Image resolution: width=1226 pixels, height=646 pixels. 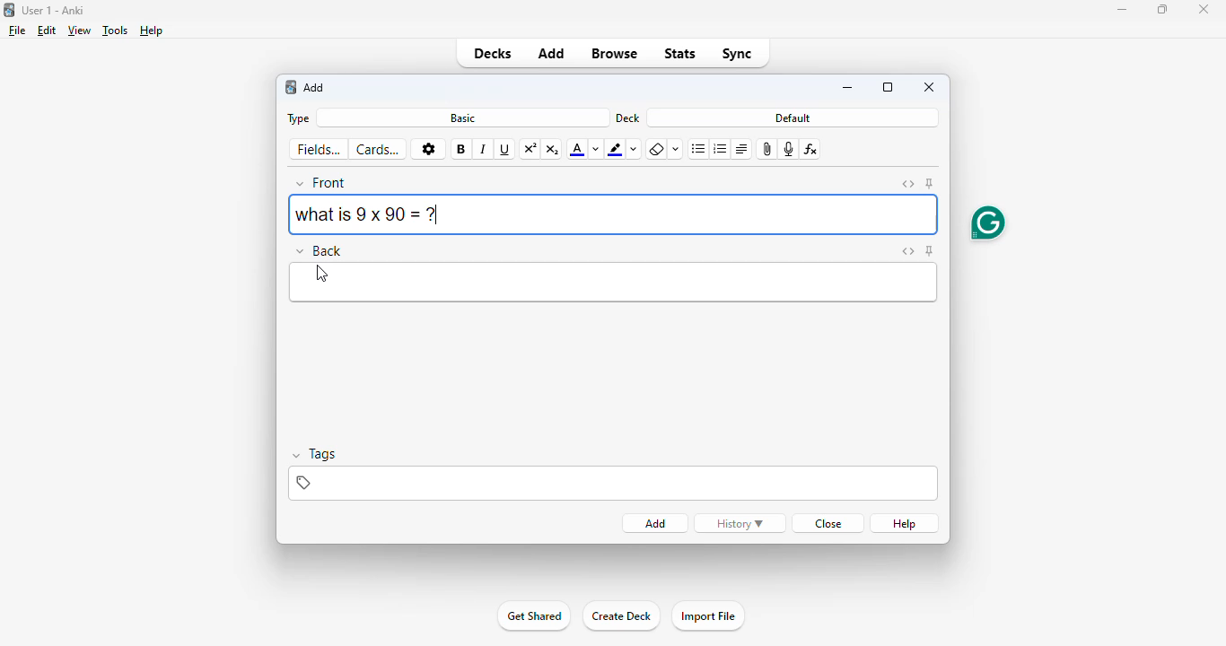 I want to click on title, so click(x=54, y=10).